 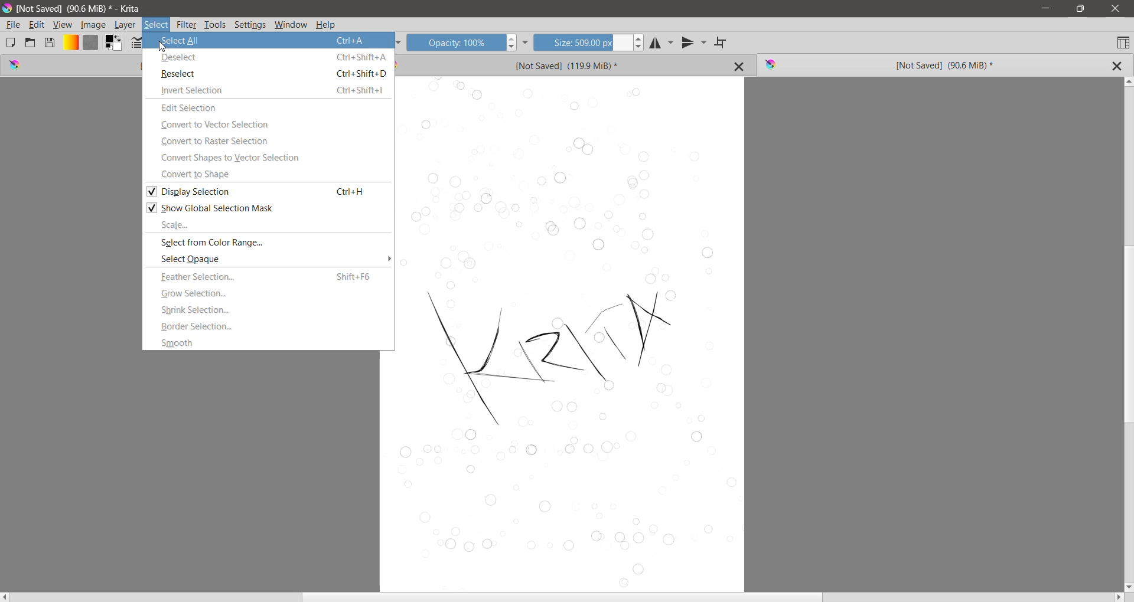 What do you see at coordinates (269, 40) in the screenshot?
I see `Select All` at bounding box center [269, 40].